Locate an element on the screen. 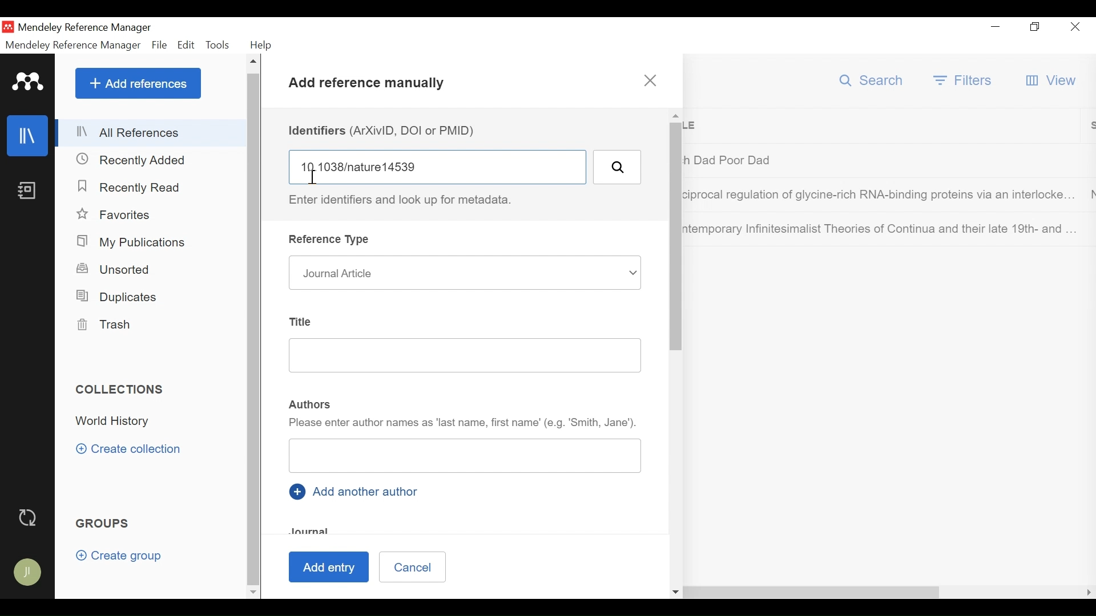 This screenshot has width=1096, height=616. Notees is located at coordinates (30, 191).